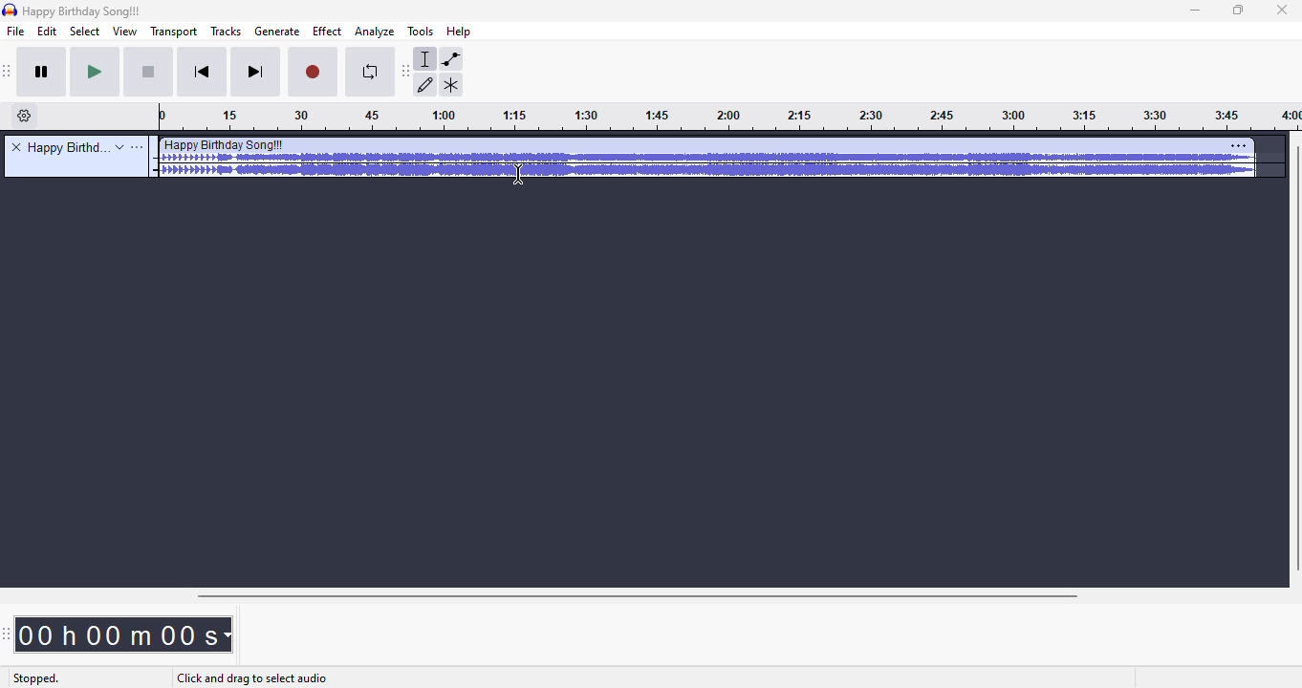  What do you see at coordinates (1239, 145) in the screenshot?
I see `settings` at bounding box center [1239, 145].